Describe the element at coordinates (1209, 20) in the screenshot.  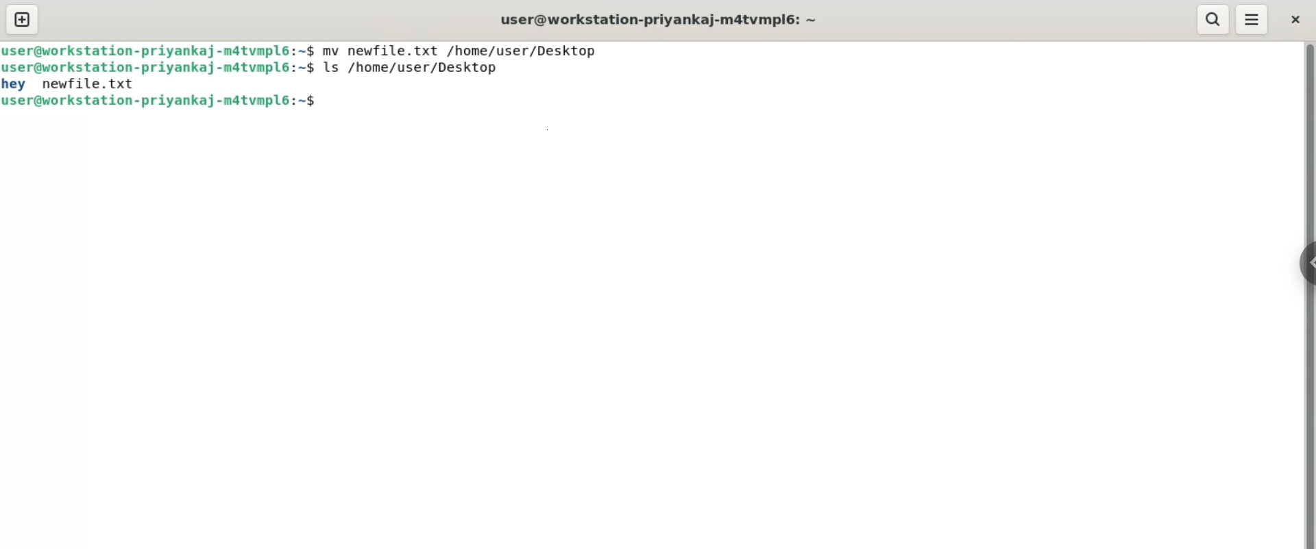
I see `search` at that location.